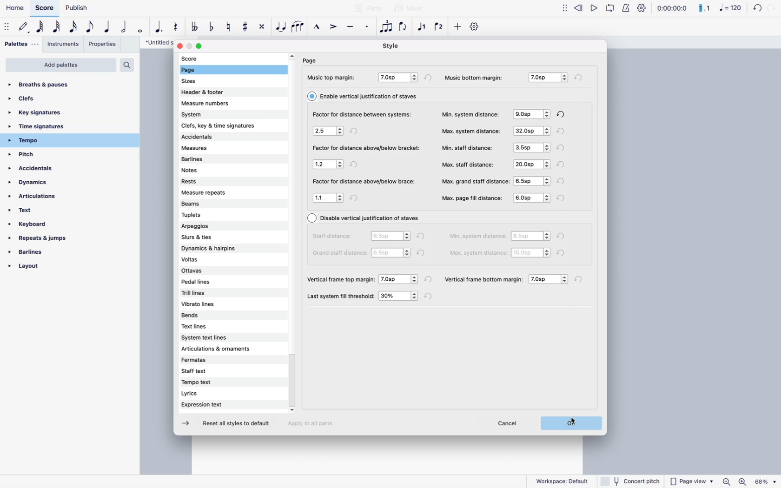  What do you see at coordinates (390, 46) in the screenshot?
I see `style` at bounding box center [390, 46].